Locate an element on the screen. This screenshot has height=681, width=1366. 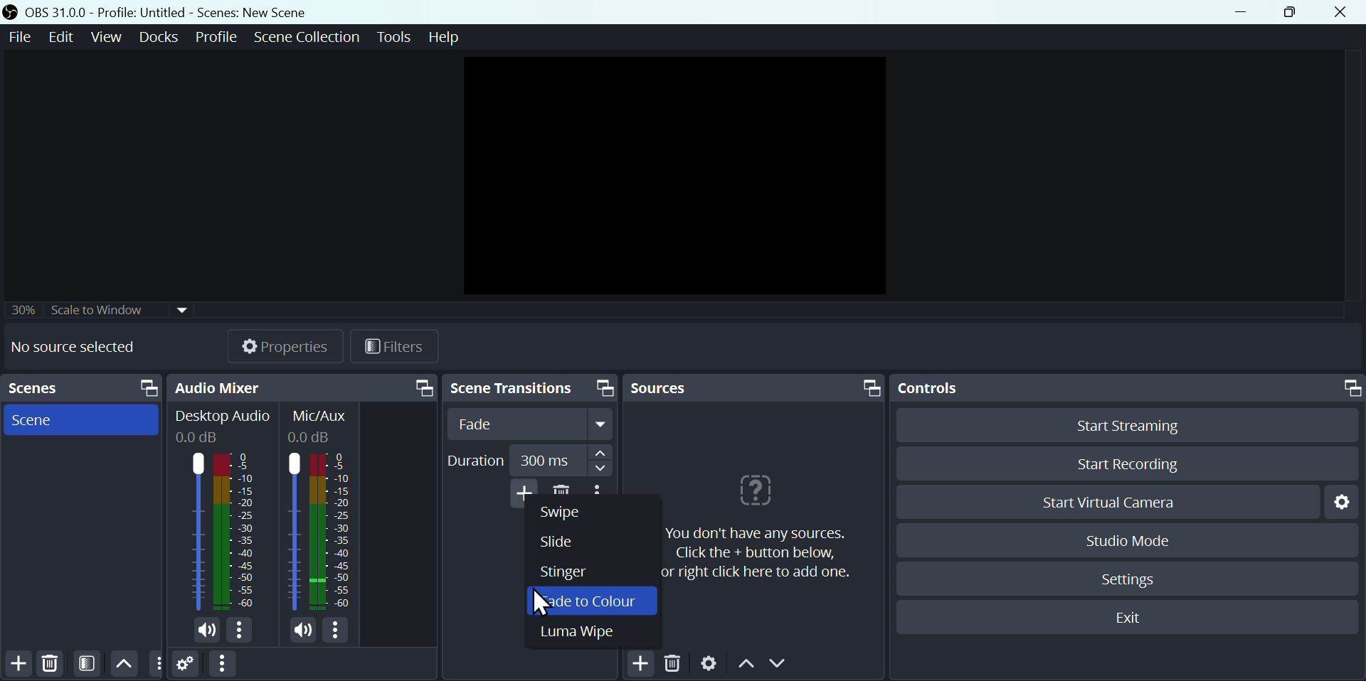
 is located at coordinates (306, 36).